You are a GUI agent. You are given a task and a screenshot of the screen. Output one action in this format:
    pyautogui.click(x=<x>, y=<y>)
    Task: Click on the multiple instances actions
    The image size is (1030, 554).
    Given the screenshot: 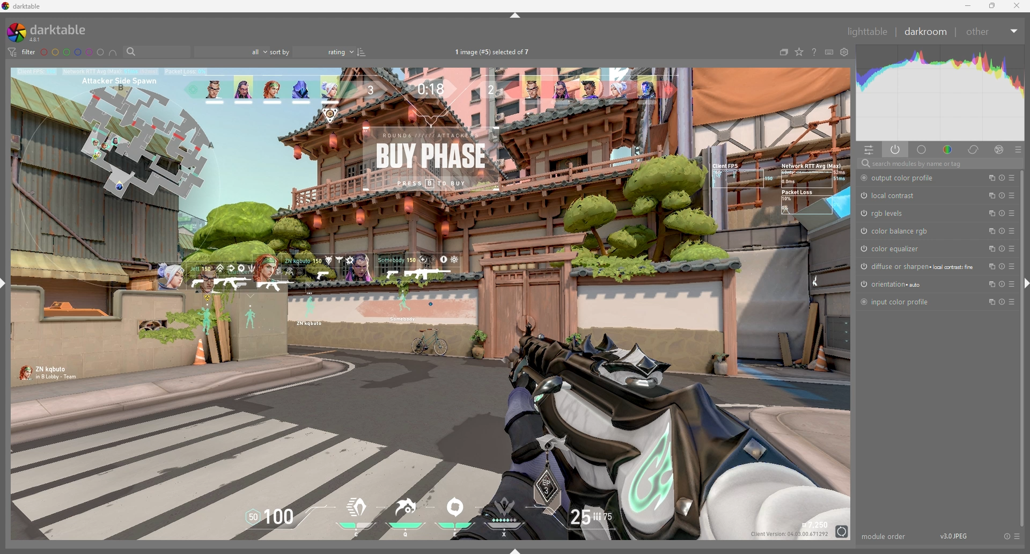 What is the action you would take?
    pyautogui.click(x=989, y=249)
    